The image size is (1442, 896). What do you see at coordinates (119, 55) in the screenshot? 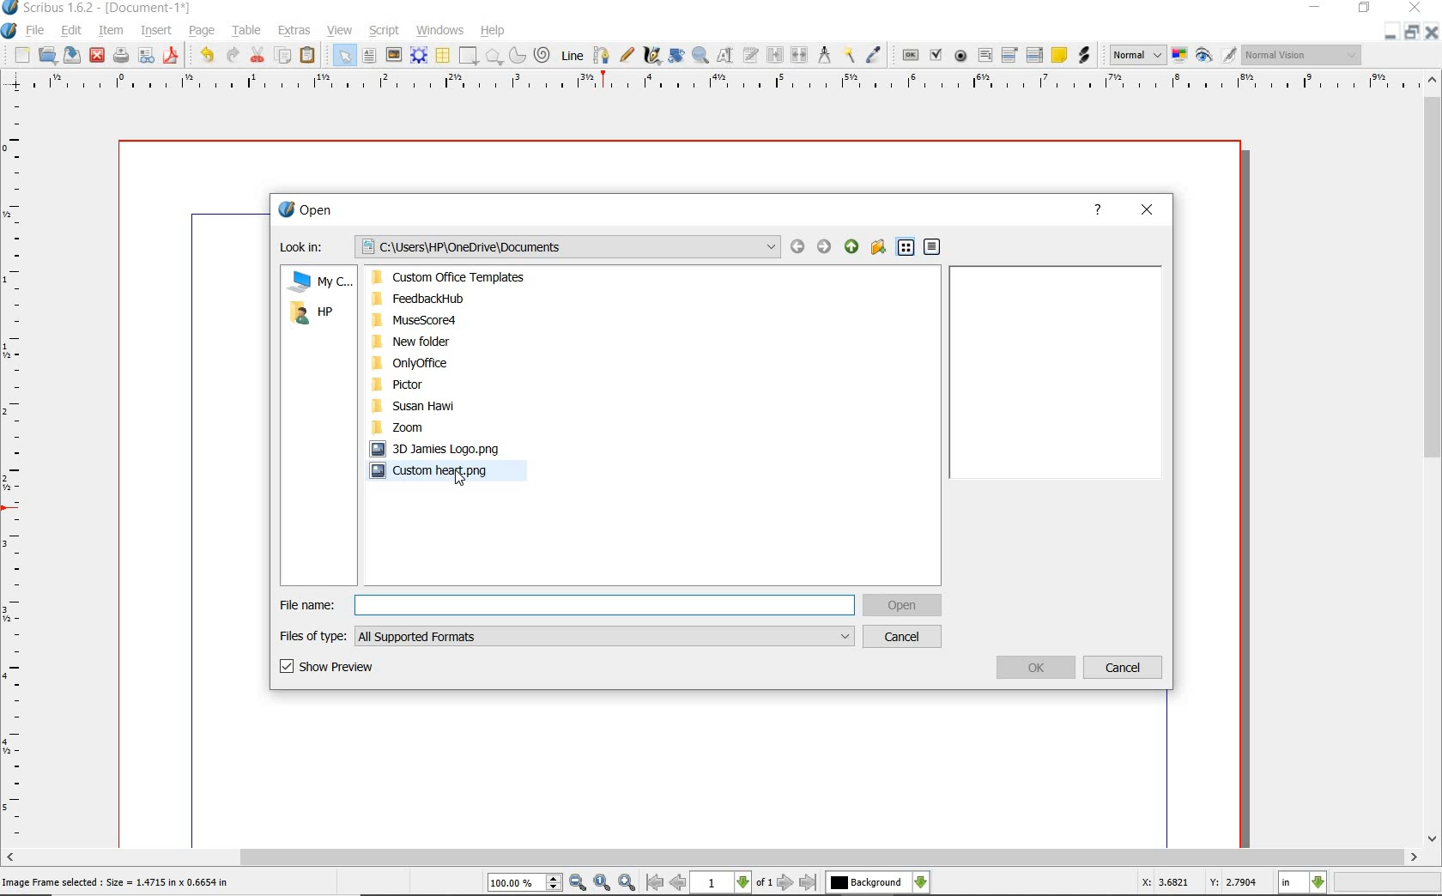
I see `print` at bounding box center [119, 55].